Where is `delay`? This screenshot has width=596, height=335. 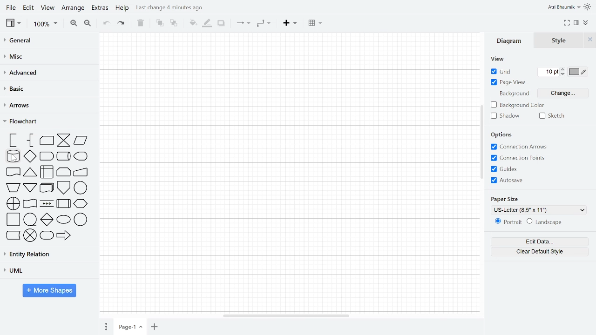 delay is located at coordinates (47, 156).